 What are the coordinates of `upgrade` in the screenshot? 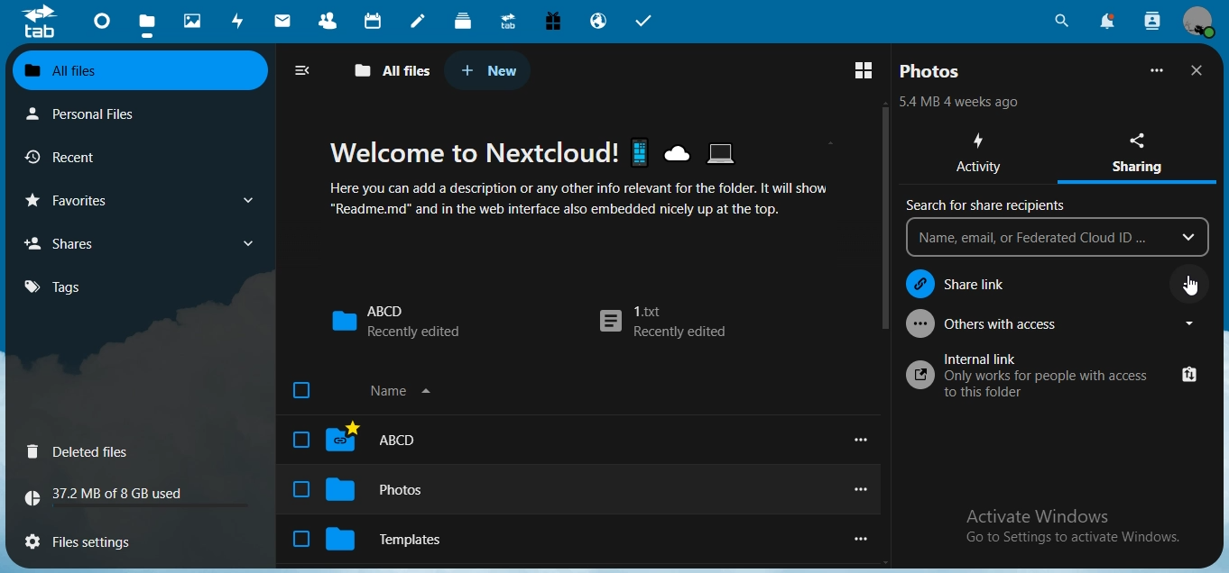 It's located at (512, 23).